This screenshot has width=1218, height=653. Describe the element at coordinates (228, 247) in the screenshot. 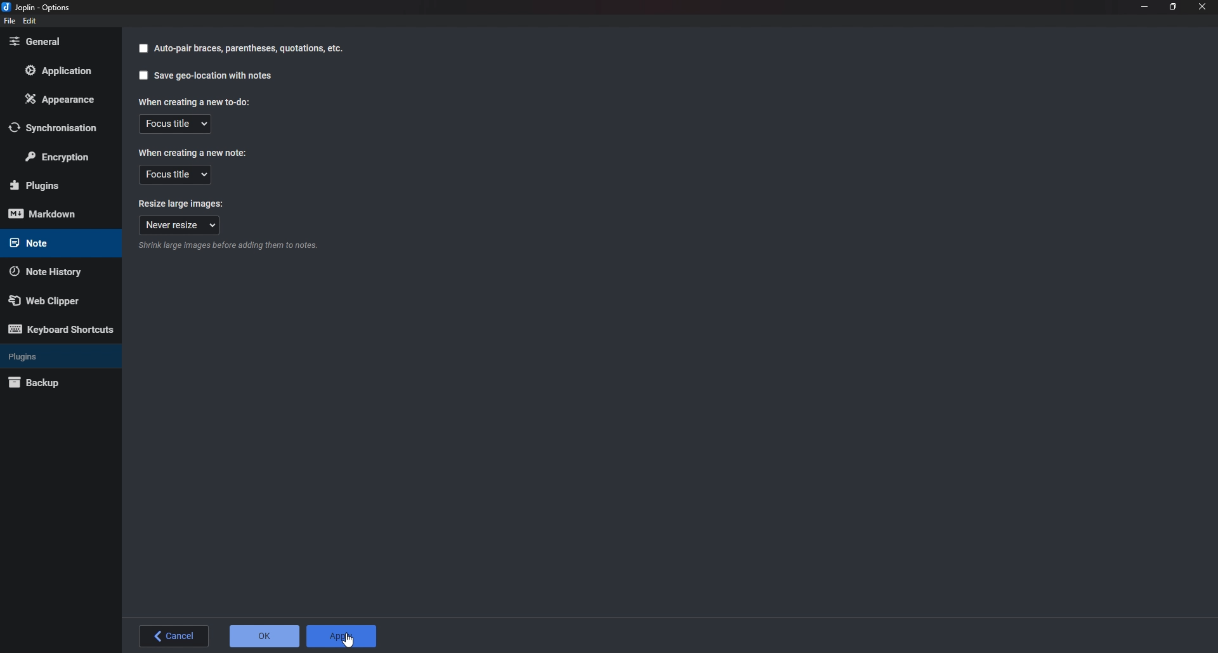

I see `Info` at that location.